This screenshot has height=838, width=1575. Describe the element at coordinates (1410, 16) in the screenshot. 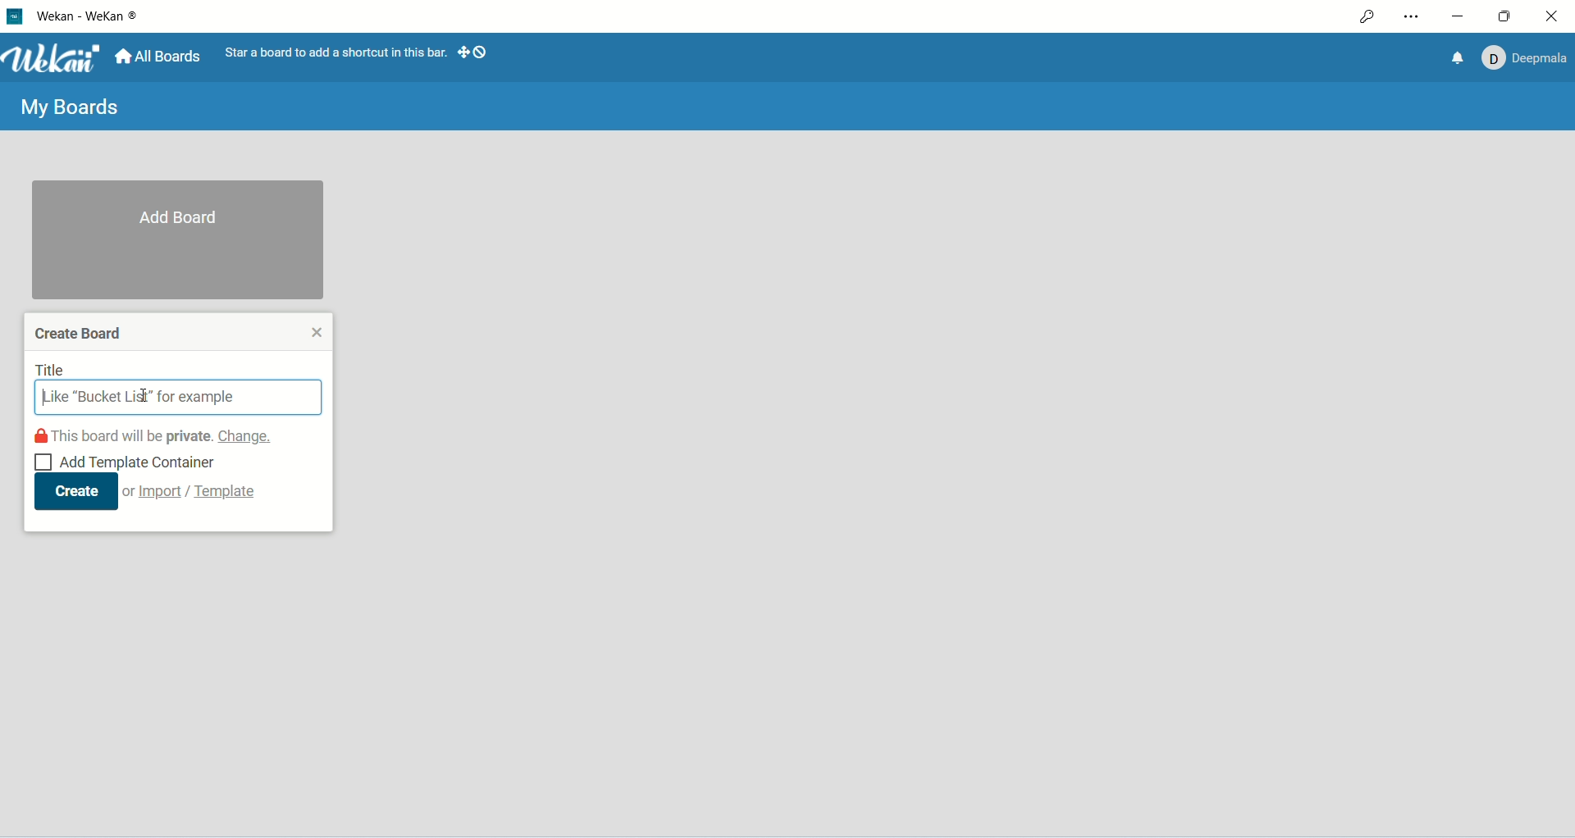

I see `settings and more` at that location.